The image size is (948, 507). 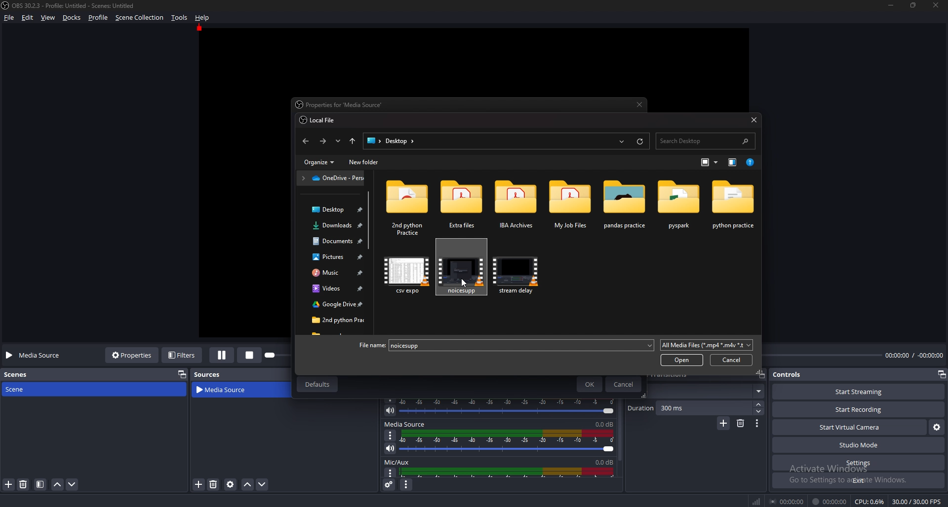 I want to click on folder, so click(x=332, y=241).